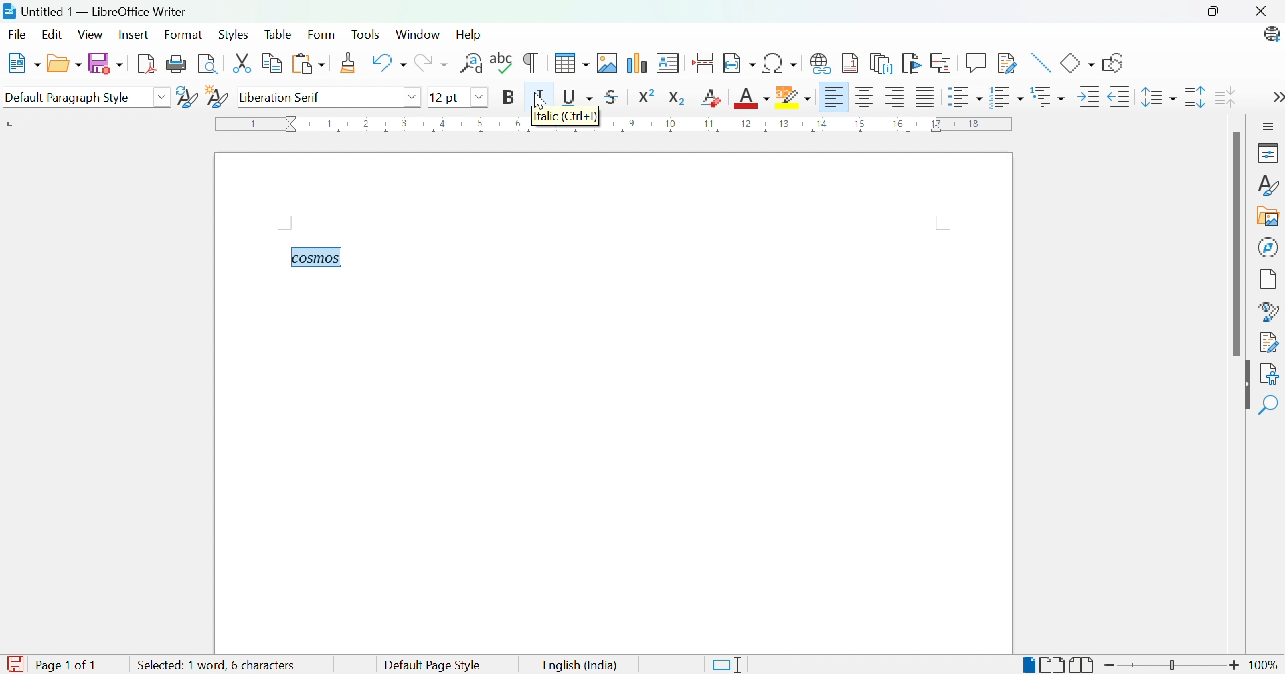  Describe the element at coordinates (1272, 375) in the screenshot. I see `Accessibility check` at that location.